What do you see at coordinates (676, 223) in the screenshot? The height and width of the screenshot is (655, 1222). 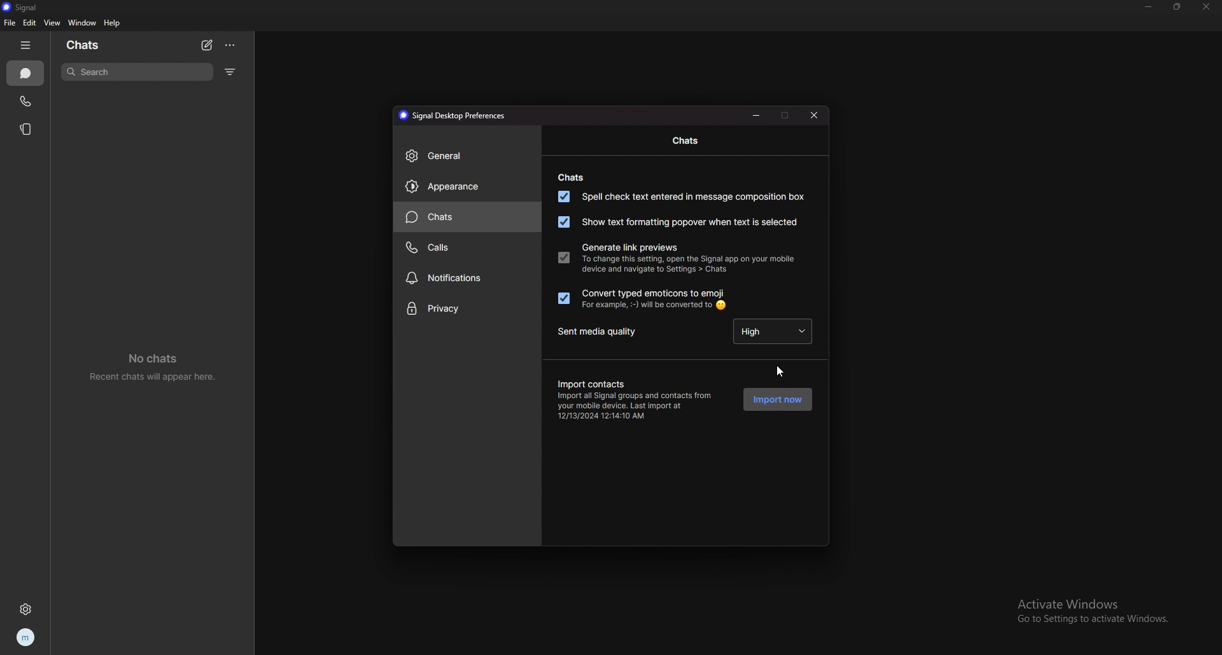 I see `show text formatting popover when text is selected` at bounding box center [676, 223].